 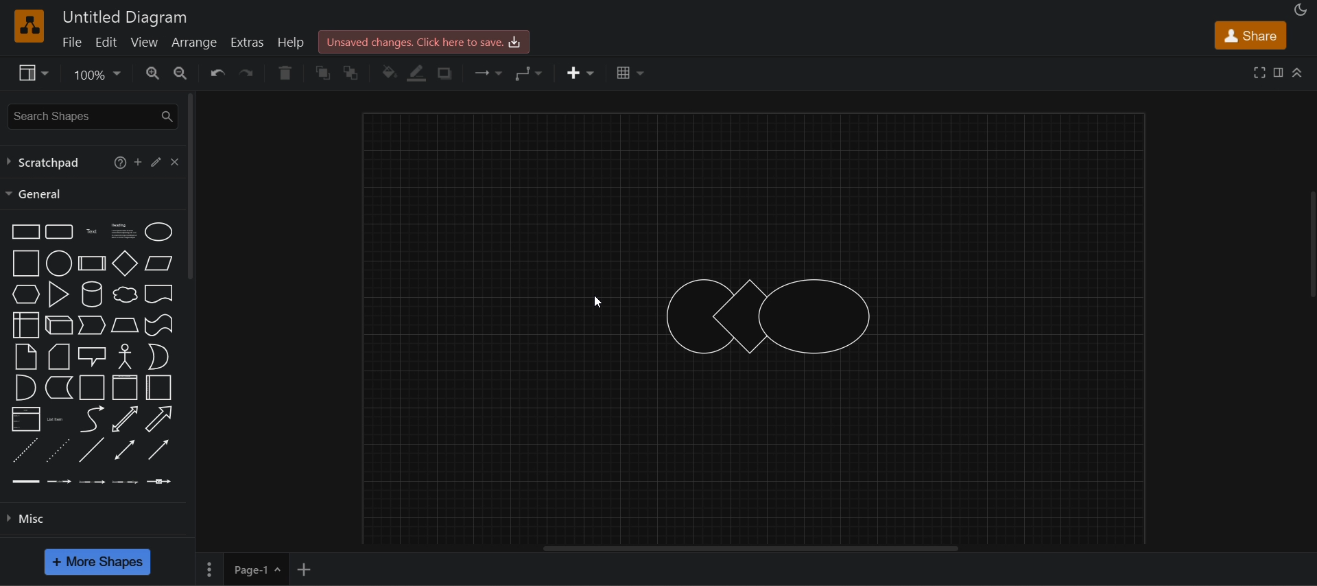 What do you see at coordinates (99, 517) in the screenshot?
I see `misc` at bounding box center [99, 517].